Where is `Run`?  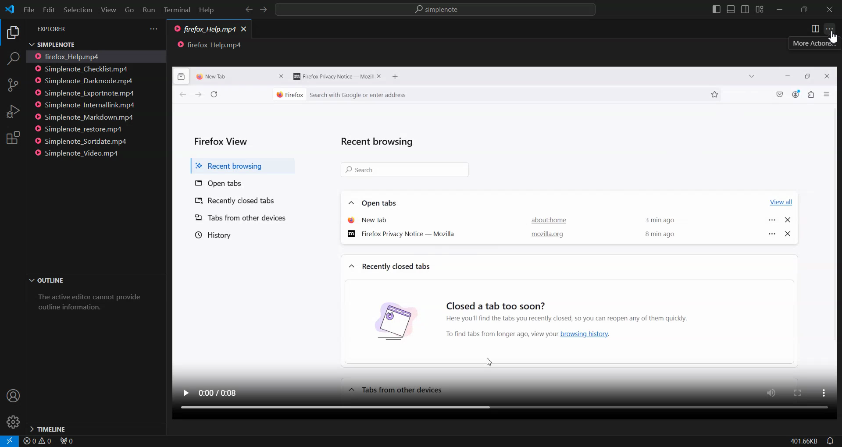 Run is located at coordinates (148, 11).